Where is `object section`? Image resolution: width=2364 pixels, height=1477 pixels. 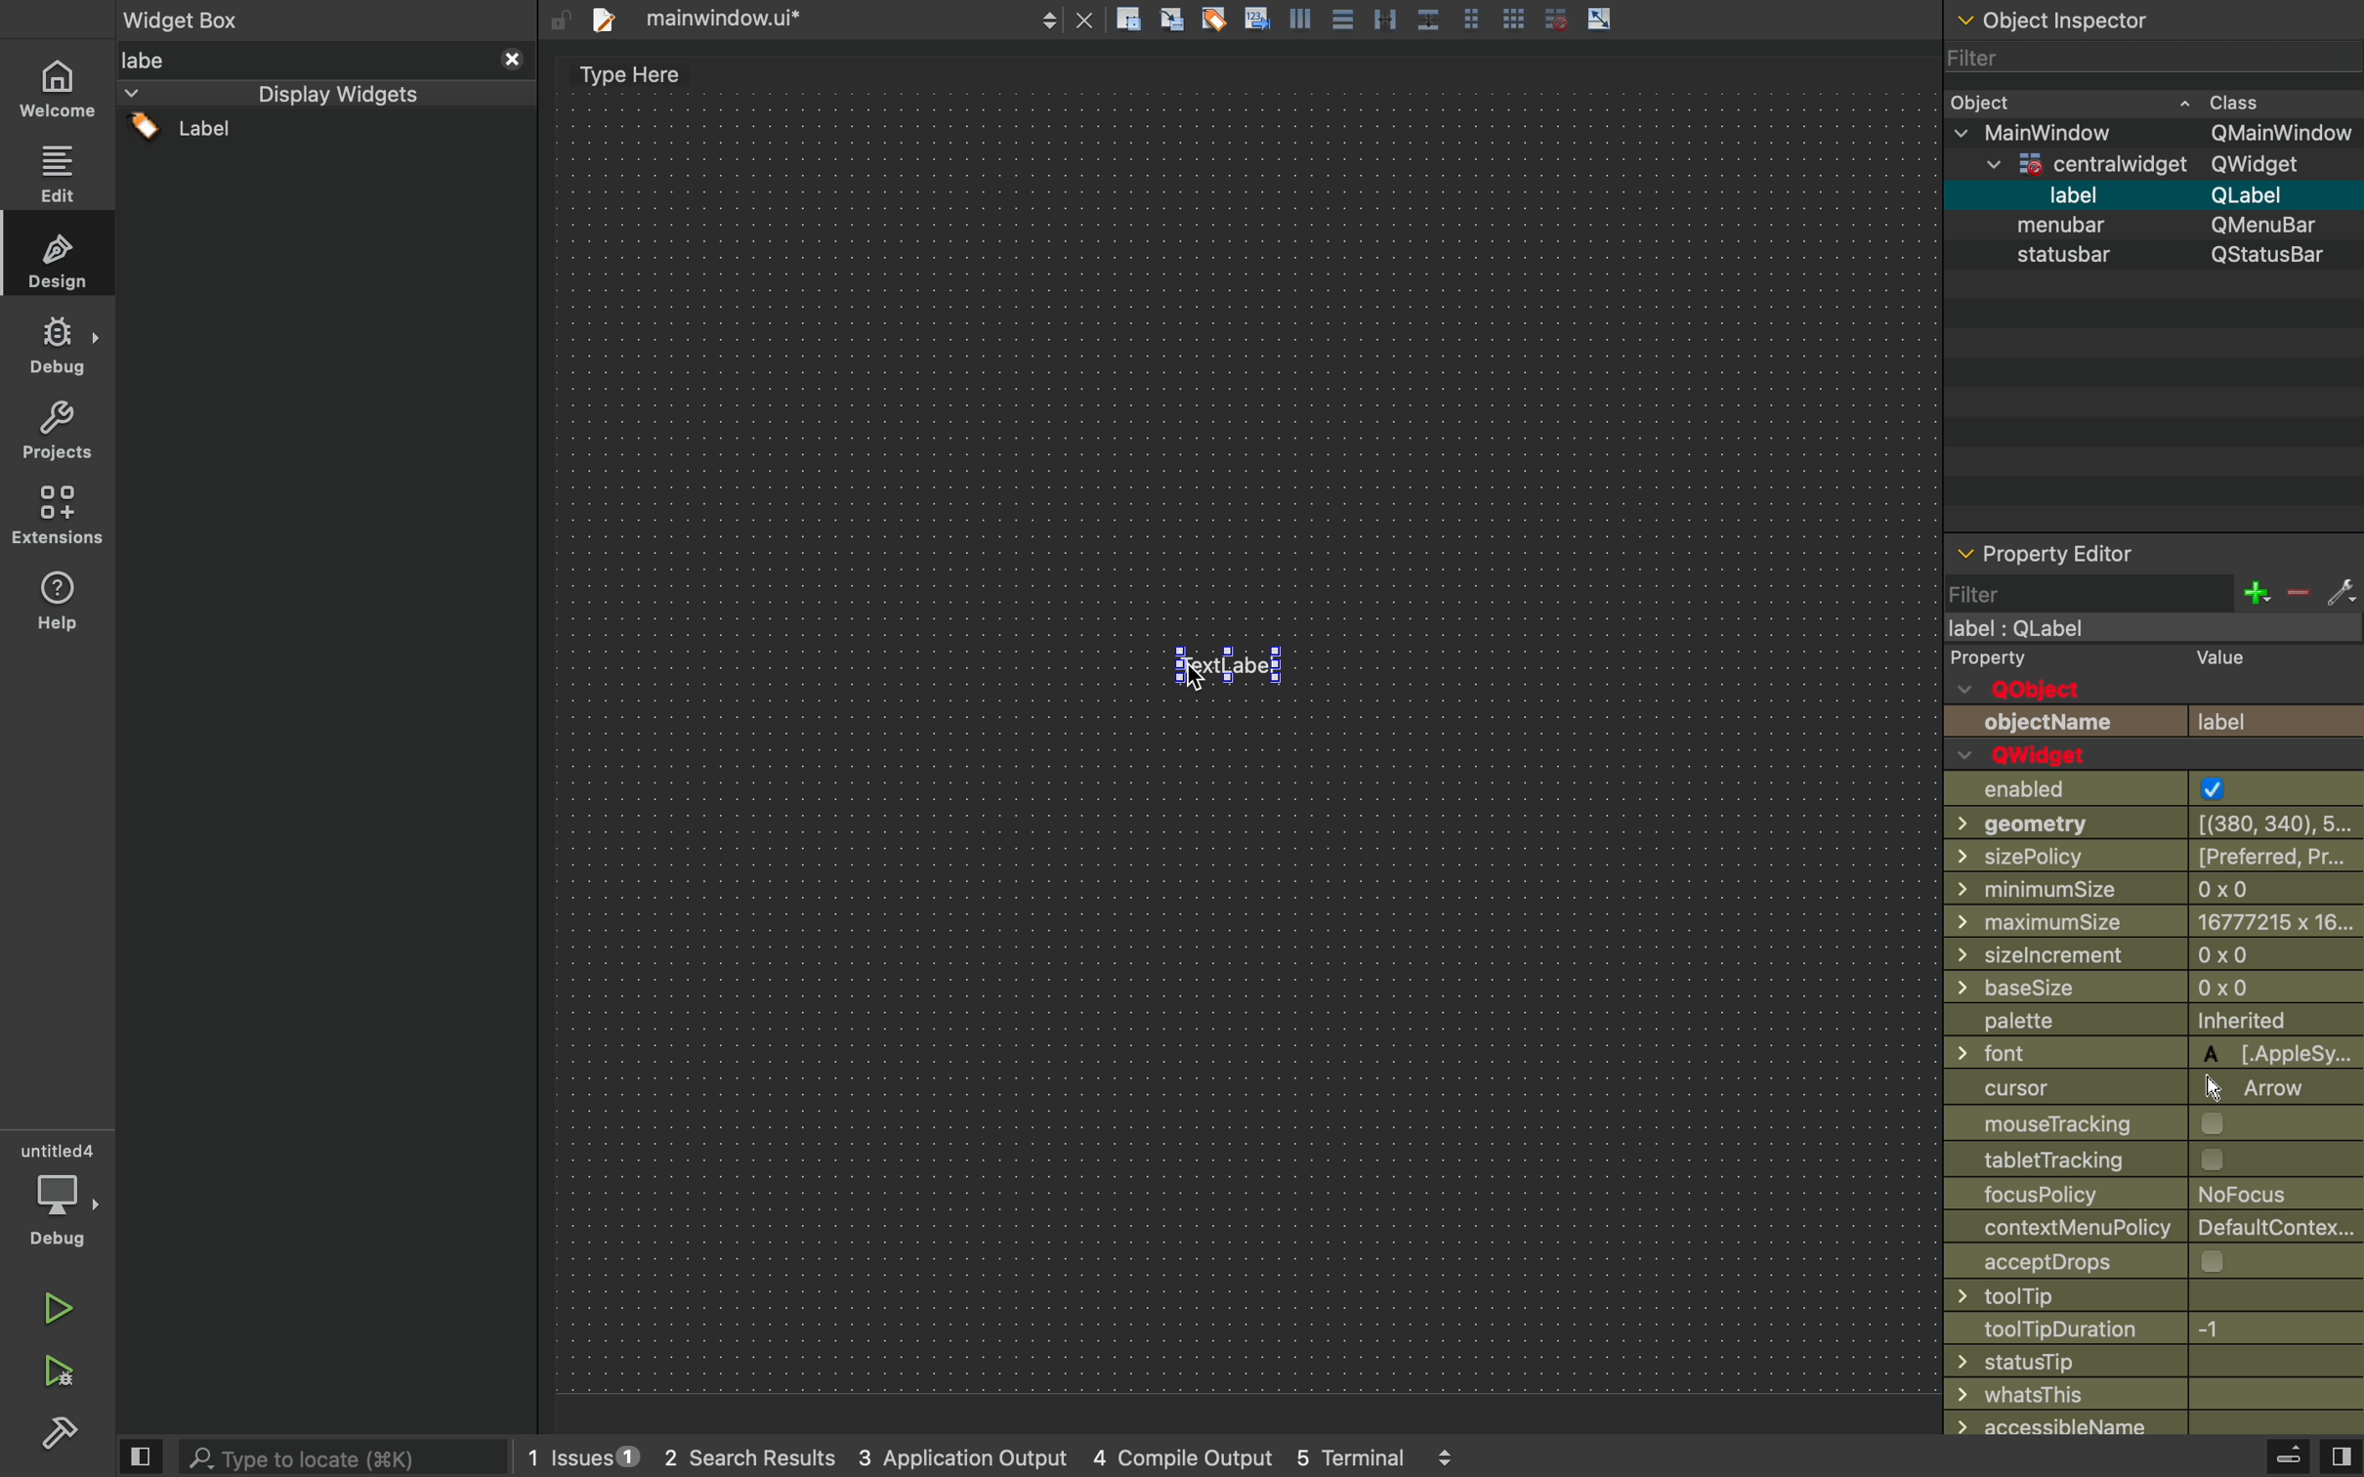 object section is located at coordinates (2148, 22).